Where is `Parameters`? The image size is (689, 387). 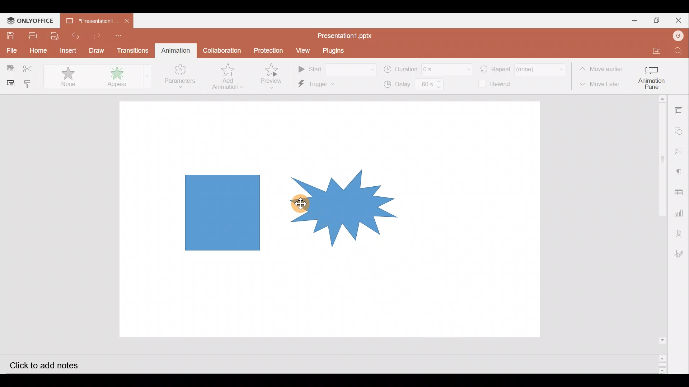
Parameters is located at coordinates (179, 78).